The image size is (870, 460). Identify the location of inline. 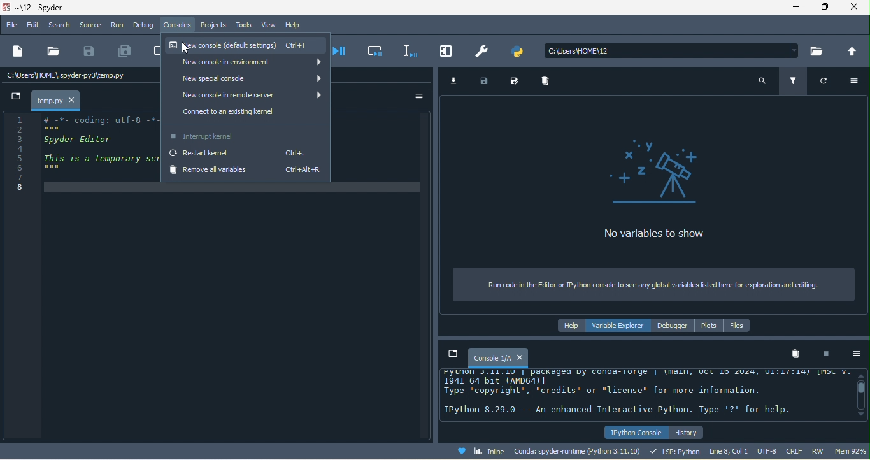
(484, 450).